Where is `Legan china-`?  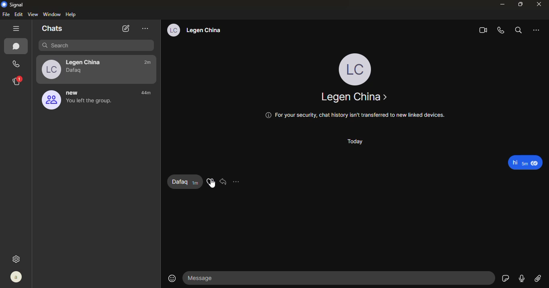
Legan china- is located at coordinates (86, 61).